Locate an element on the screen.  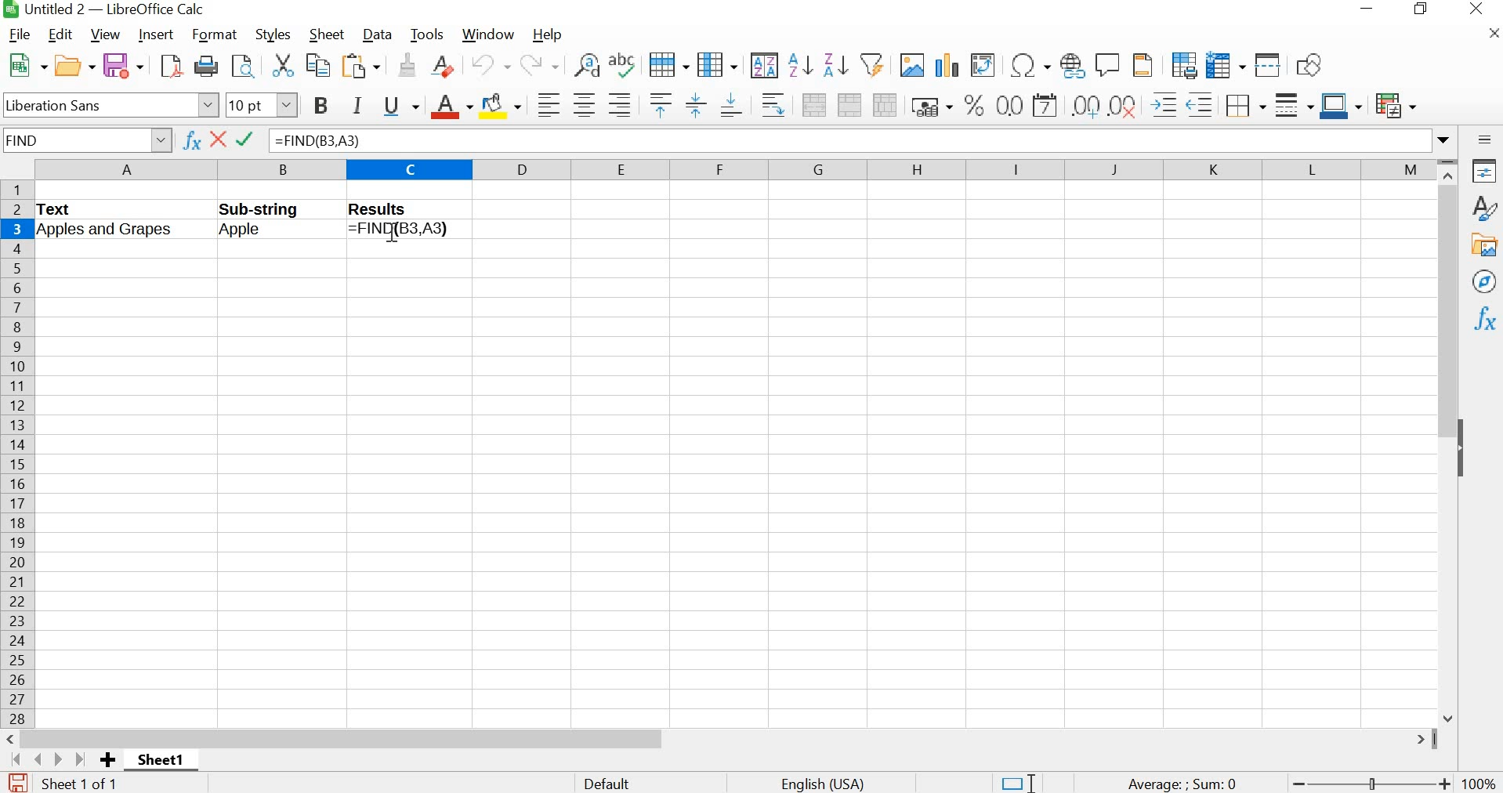
show draw functions is located at coordinates (1311, 64).